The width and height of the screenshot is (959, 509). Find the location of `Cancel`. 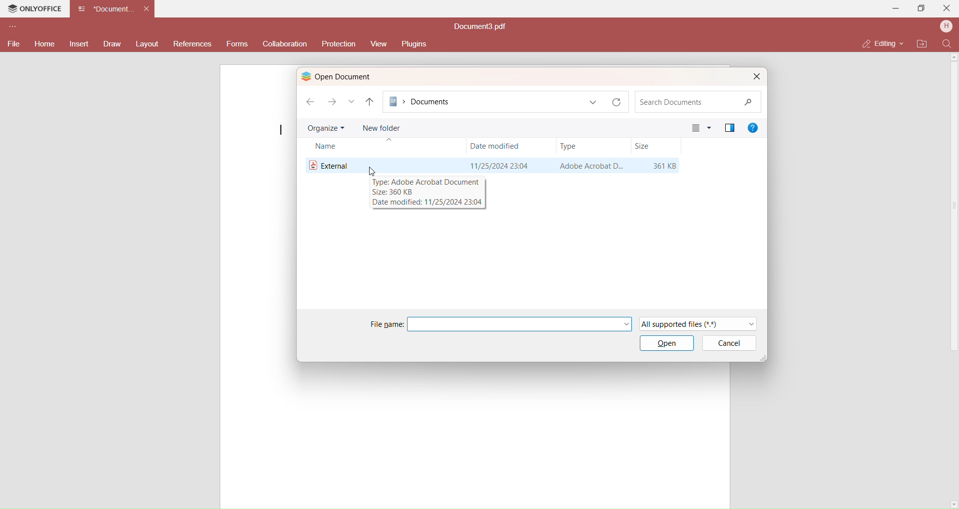

Cancel is located at coordinates (733, 343).